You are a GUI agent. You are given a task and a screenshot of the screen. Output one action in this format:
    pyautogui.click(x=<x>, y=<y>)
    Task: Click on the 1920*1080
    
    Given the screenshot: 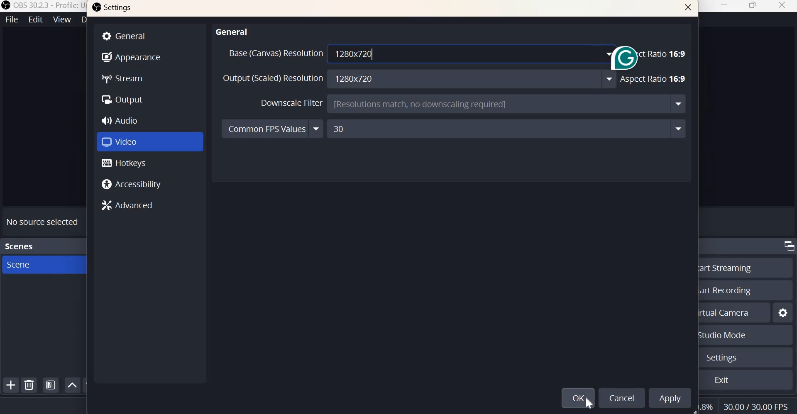 What is the action you would take?
    pyautogui.click(x=474, y=53)
    